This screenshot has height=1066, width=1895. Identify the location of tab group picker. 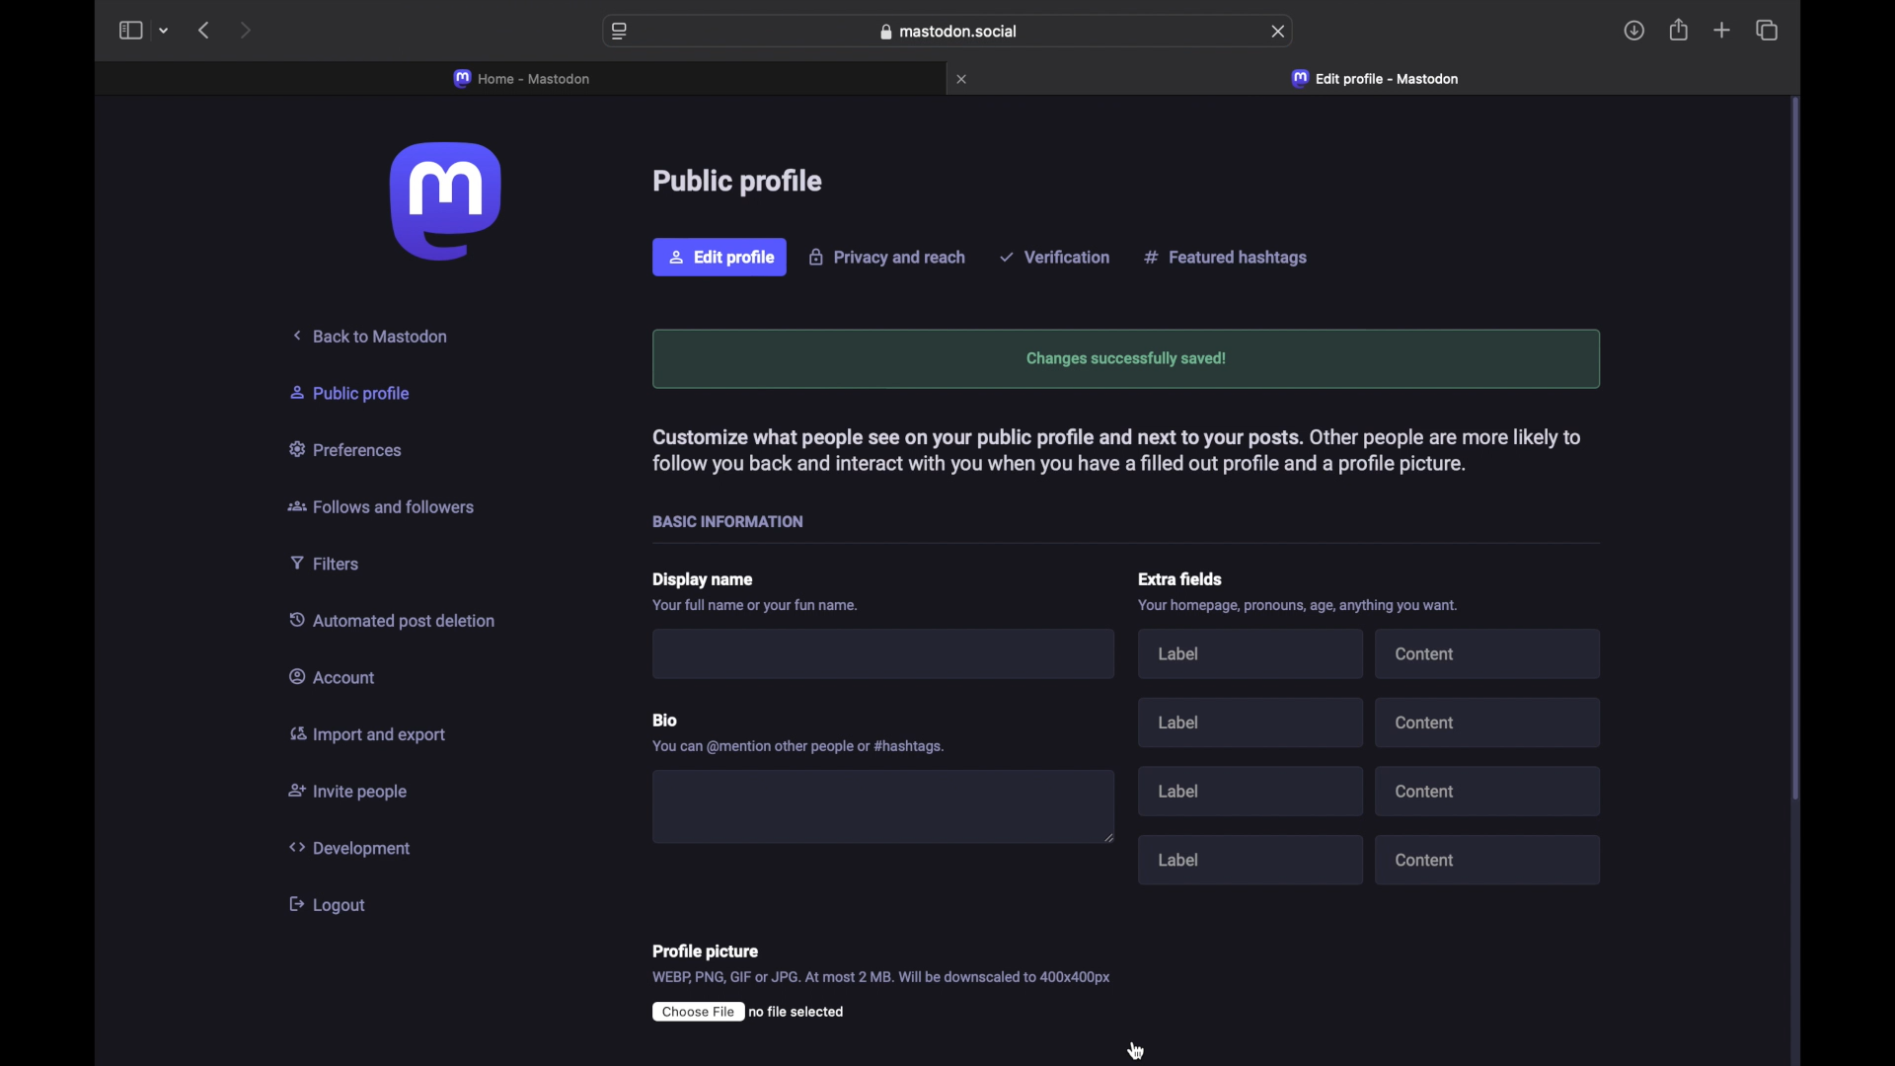
(164, 32).